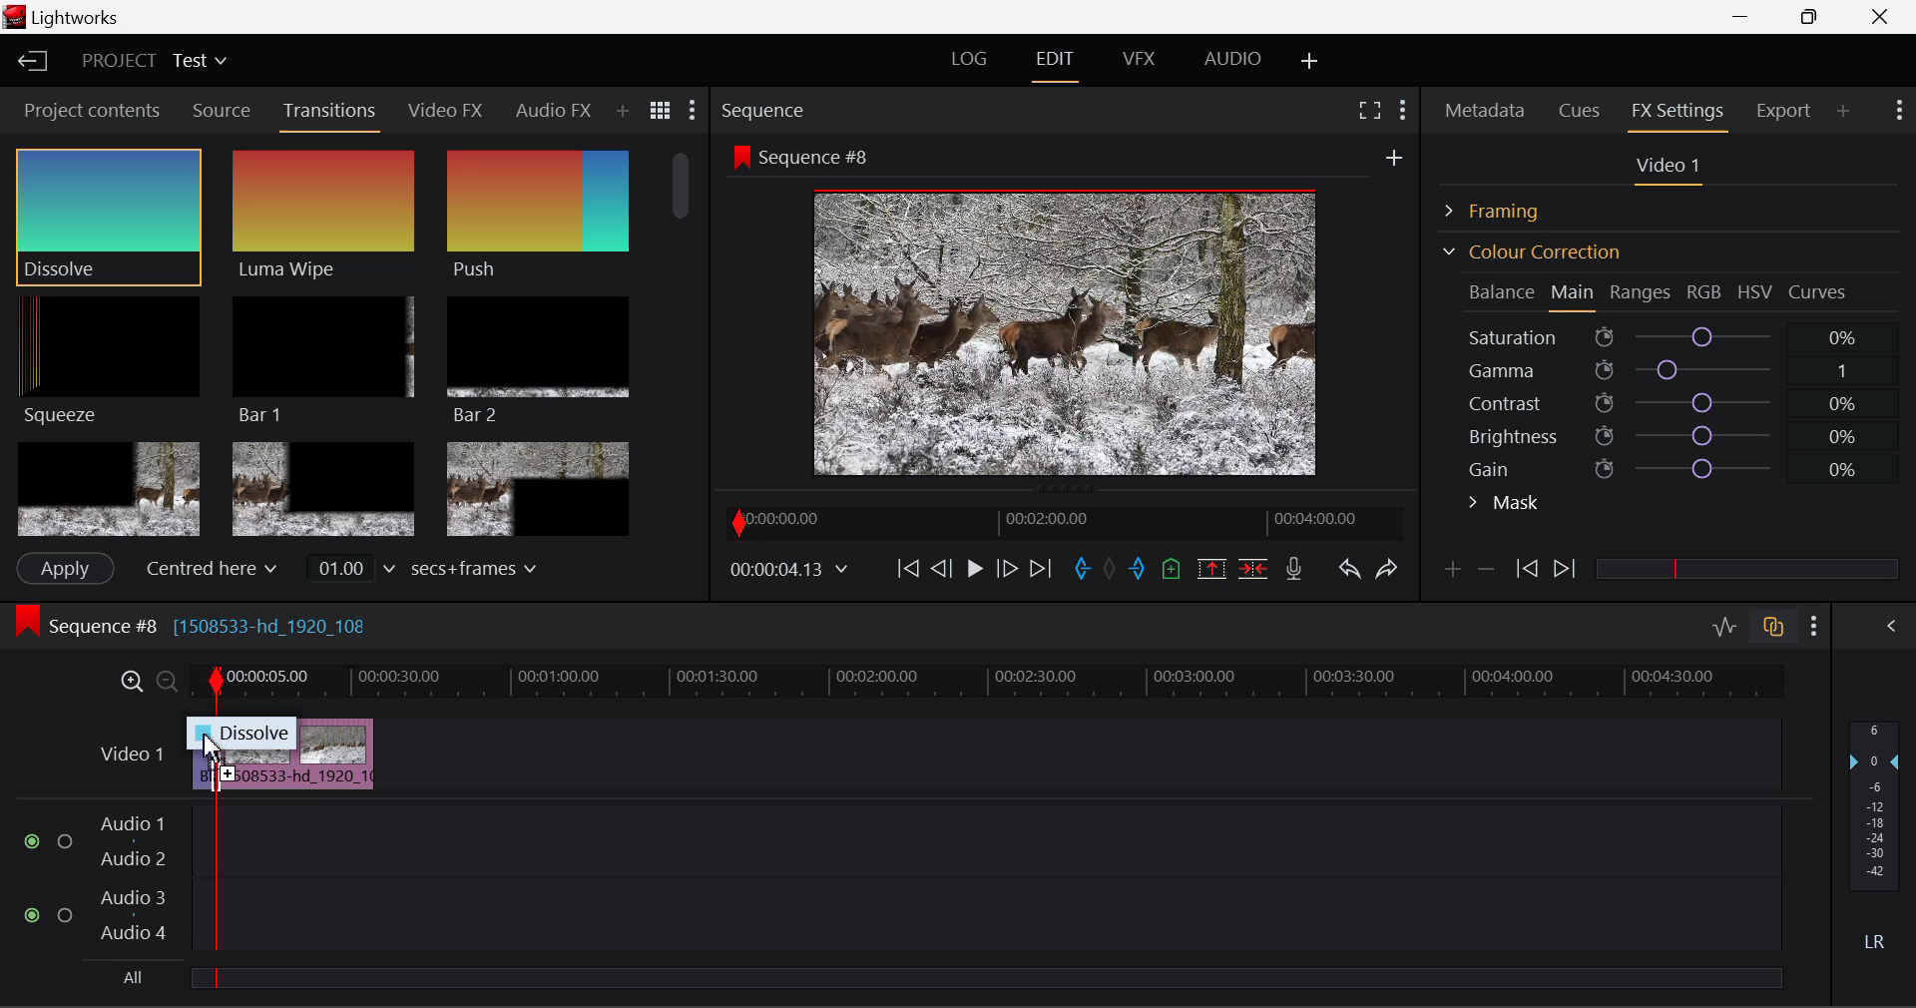 This screenshot has height=1008, width=1916. I want to click on Mark In, so click(1084, 570).